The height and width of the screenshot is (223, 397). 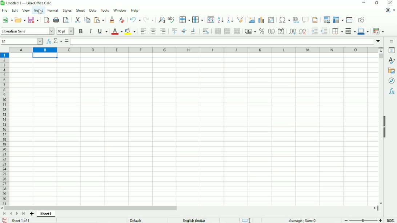 I want to click on Show/hide, so click(x=385, y=126).